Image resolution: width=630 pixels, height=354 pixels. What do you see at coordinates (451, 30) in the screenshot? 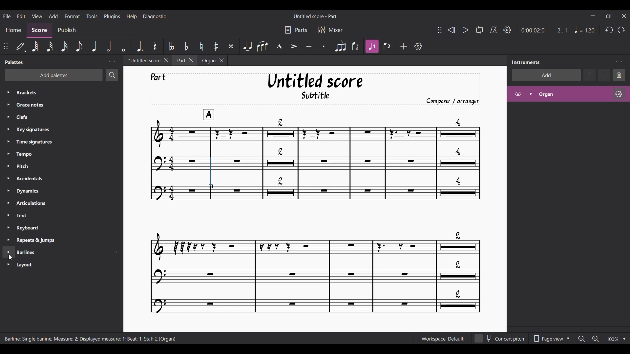
I see `Rewind` at bounding box center [451, 30].